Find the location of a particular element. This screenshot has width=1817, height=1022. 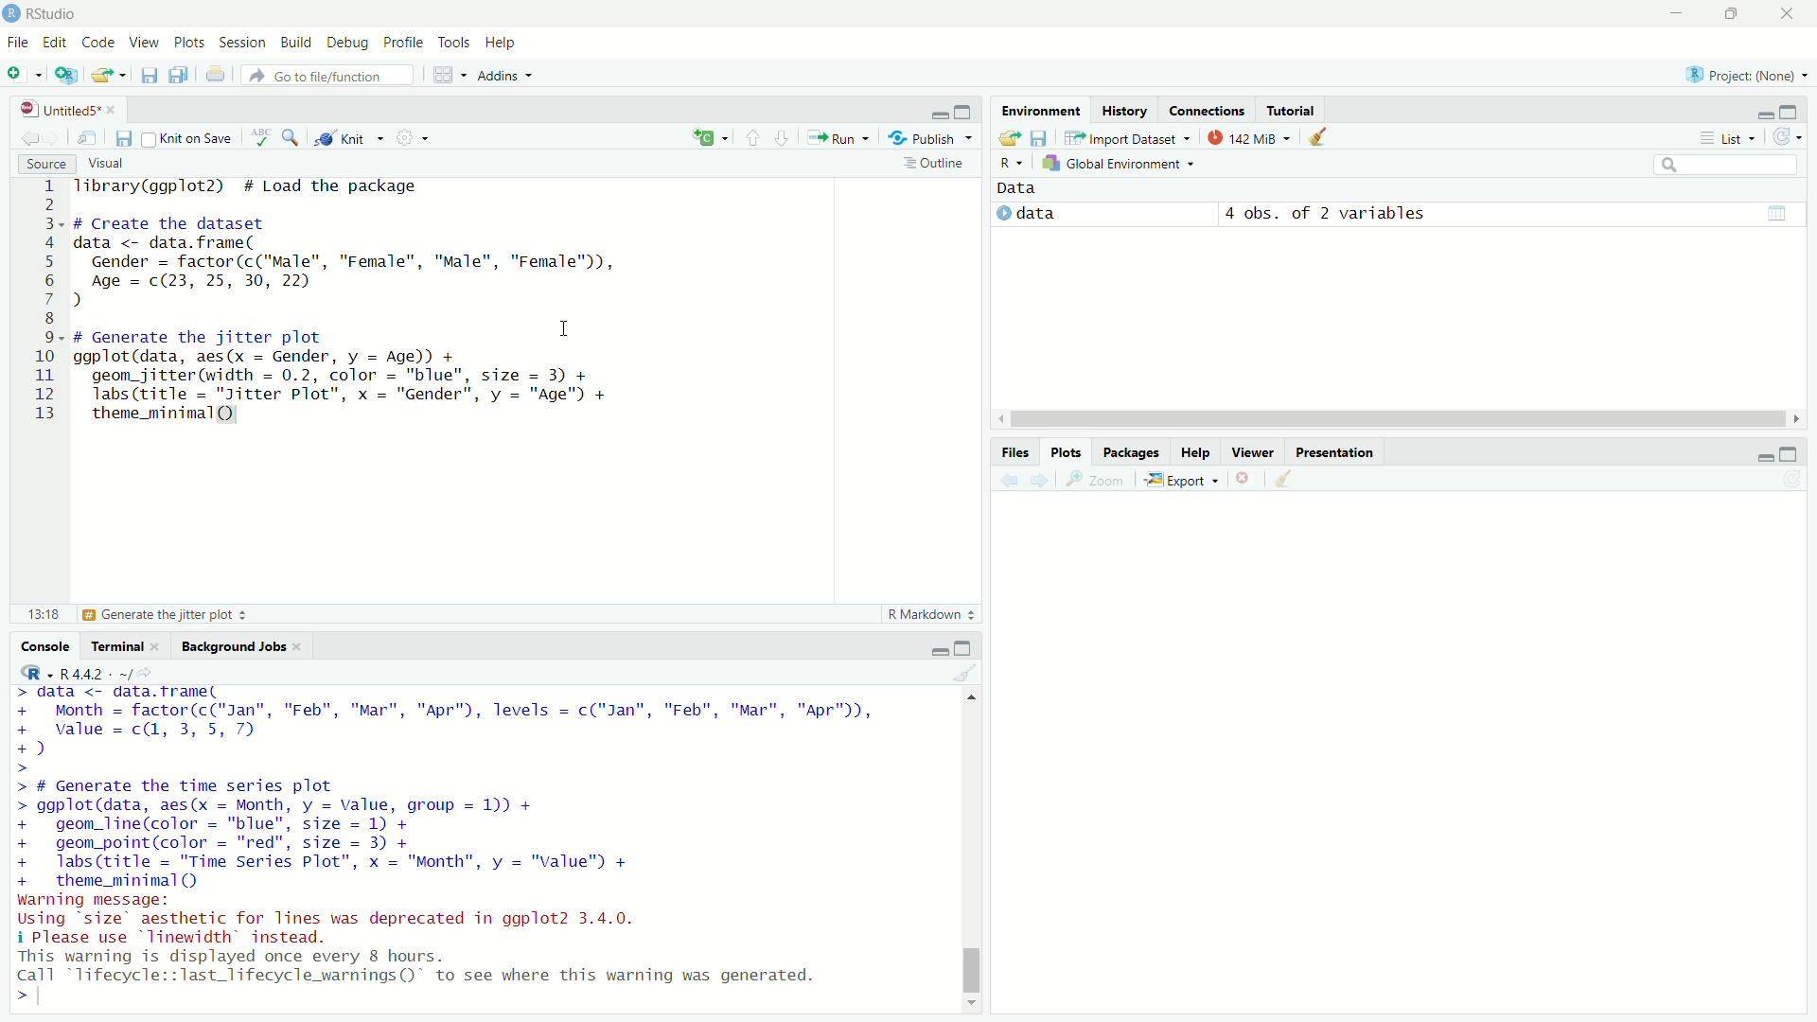

scrollbar is located at coordinates (1400, 421).